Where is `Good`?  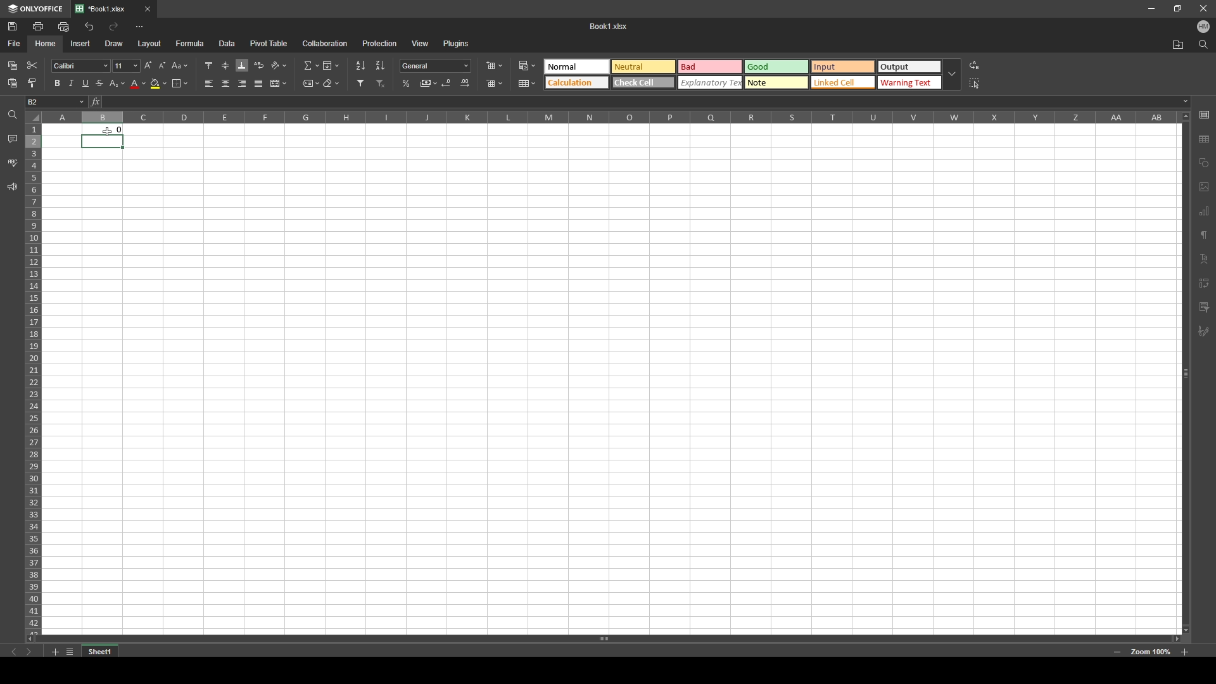
Good is located at coordinates (777, 66).